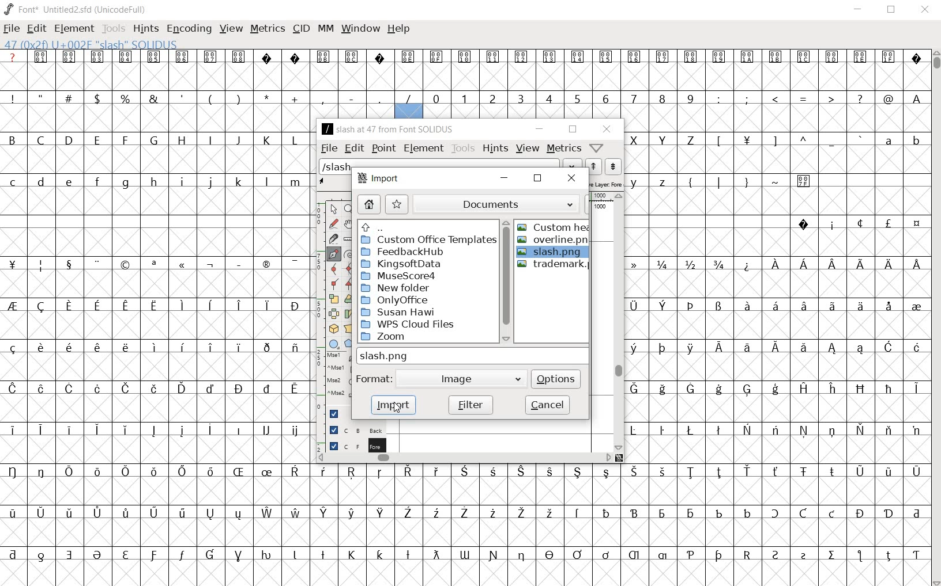  I want to click on MM, so click(325, 28).